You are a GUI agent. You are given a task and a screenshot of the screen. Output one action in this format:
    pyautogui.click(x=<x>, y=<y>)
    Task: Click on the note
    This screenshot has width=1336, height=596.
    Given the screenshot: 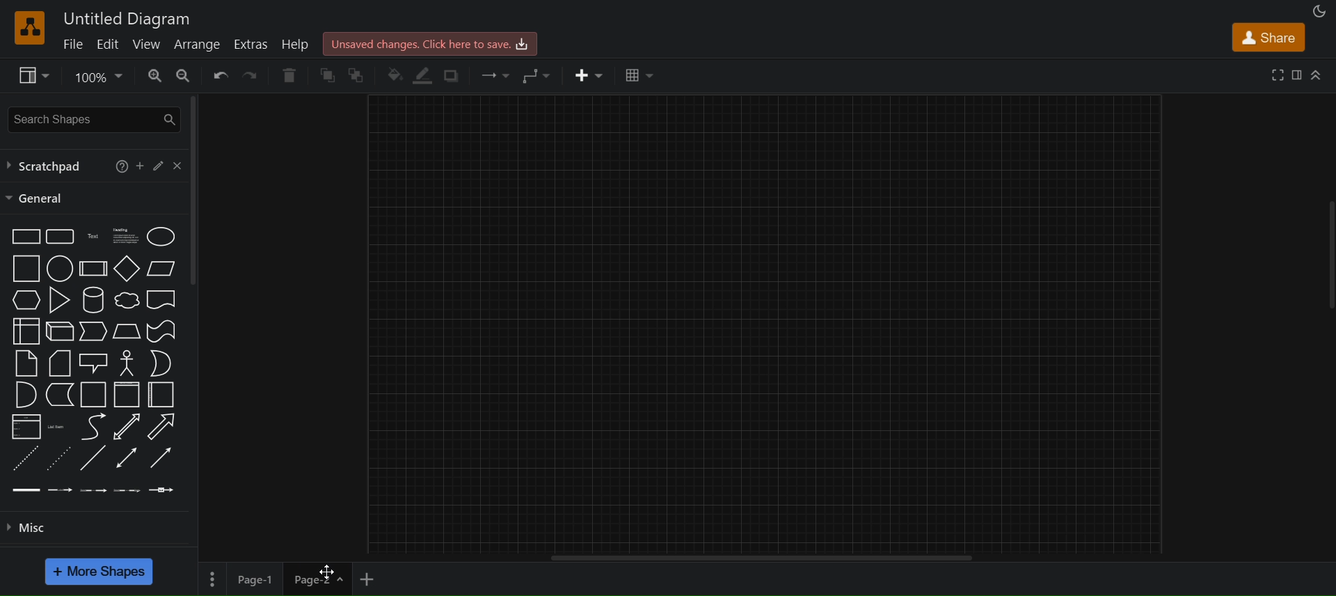 What is the action you would take?
    pyautogui.click(x=24, y=363)
    